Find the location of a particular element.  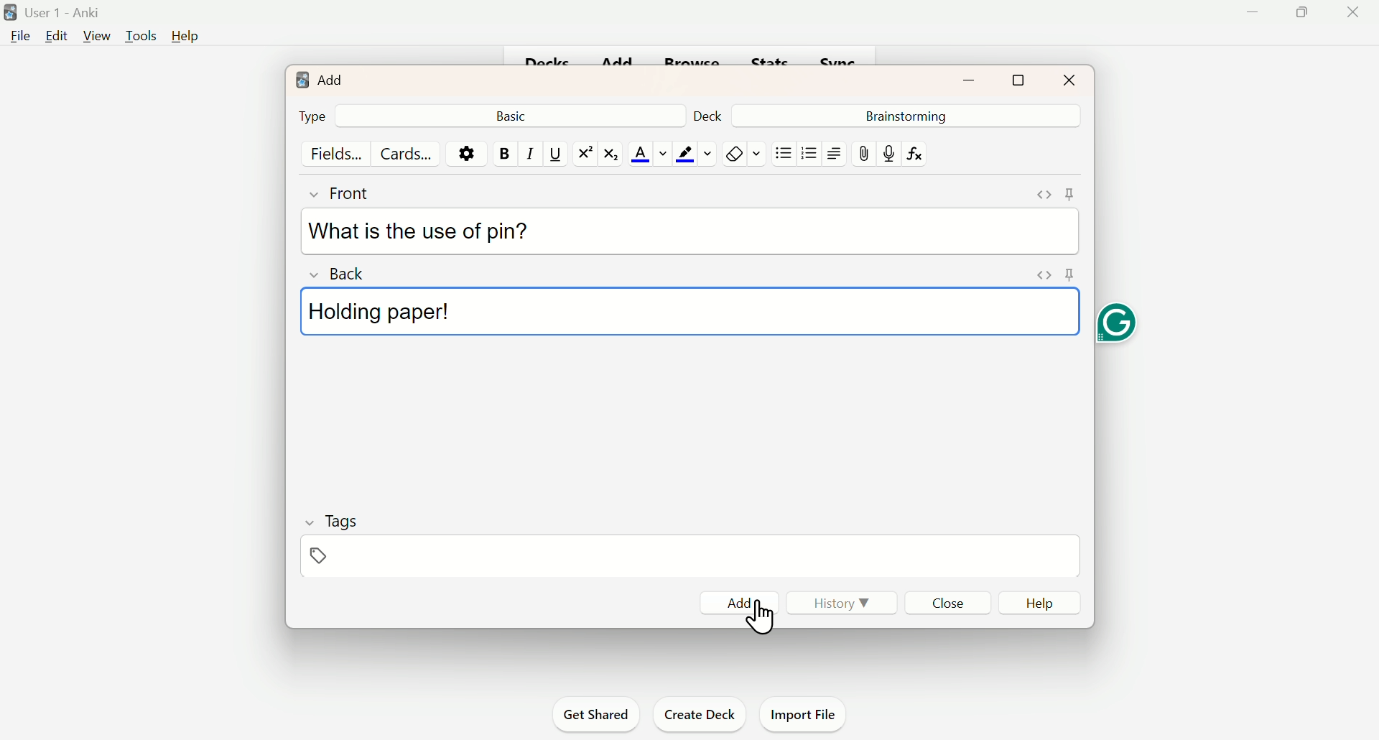

History is located at coordinates (835, 601).